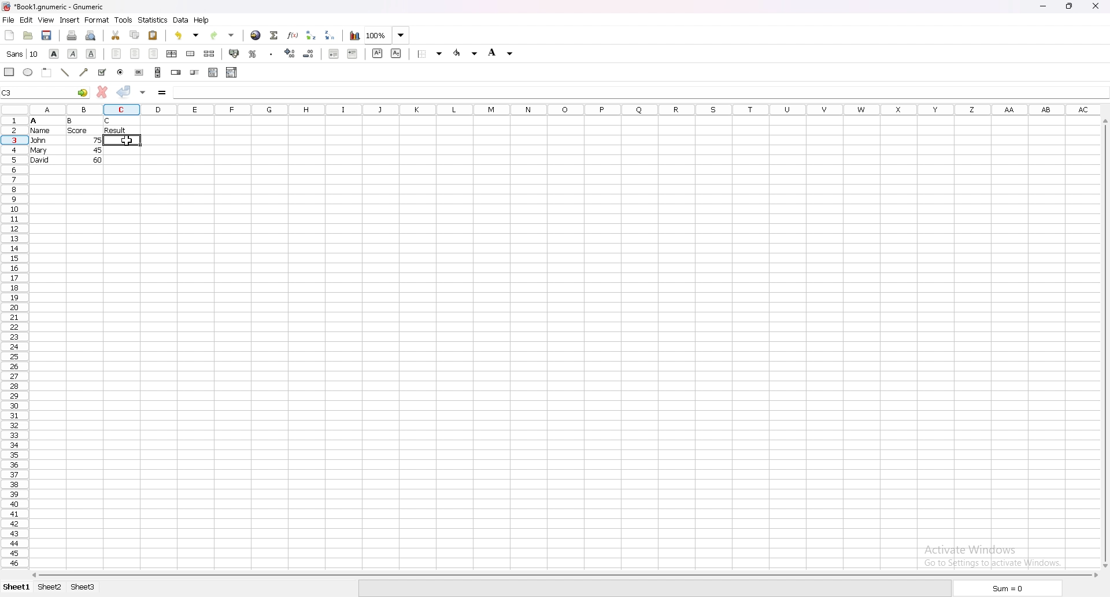 The image size is (1110, 597). I want to click on split merged cell, so click(210, 54).